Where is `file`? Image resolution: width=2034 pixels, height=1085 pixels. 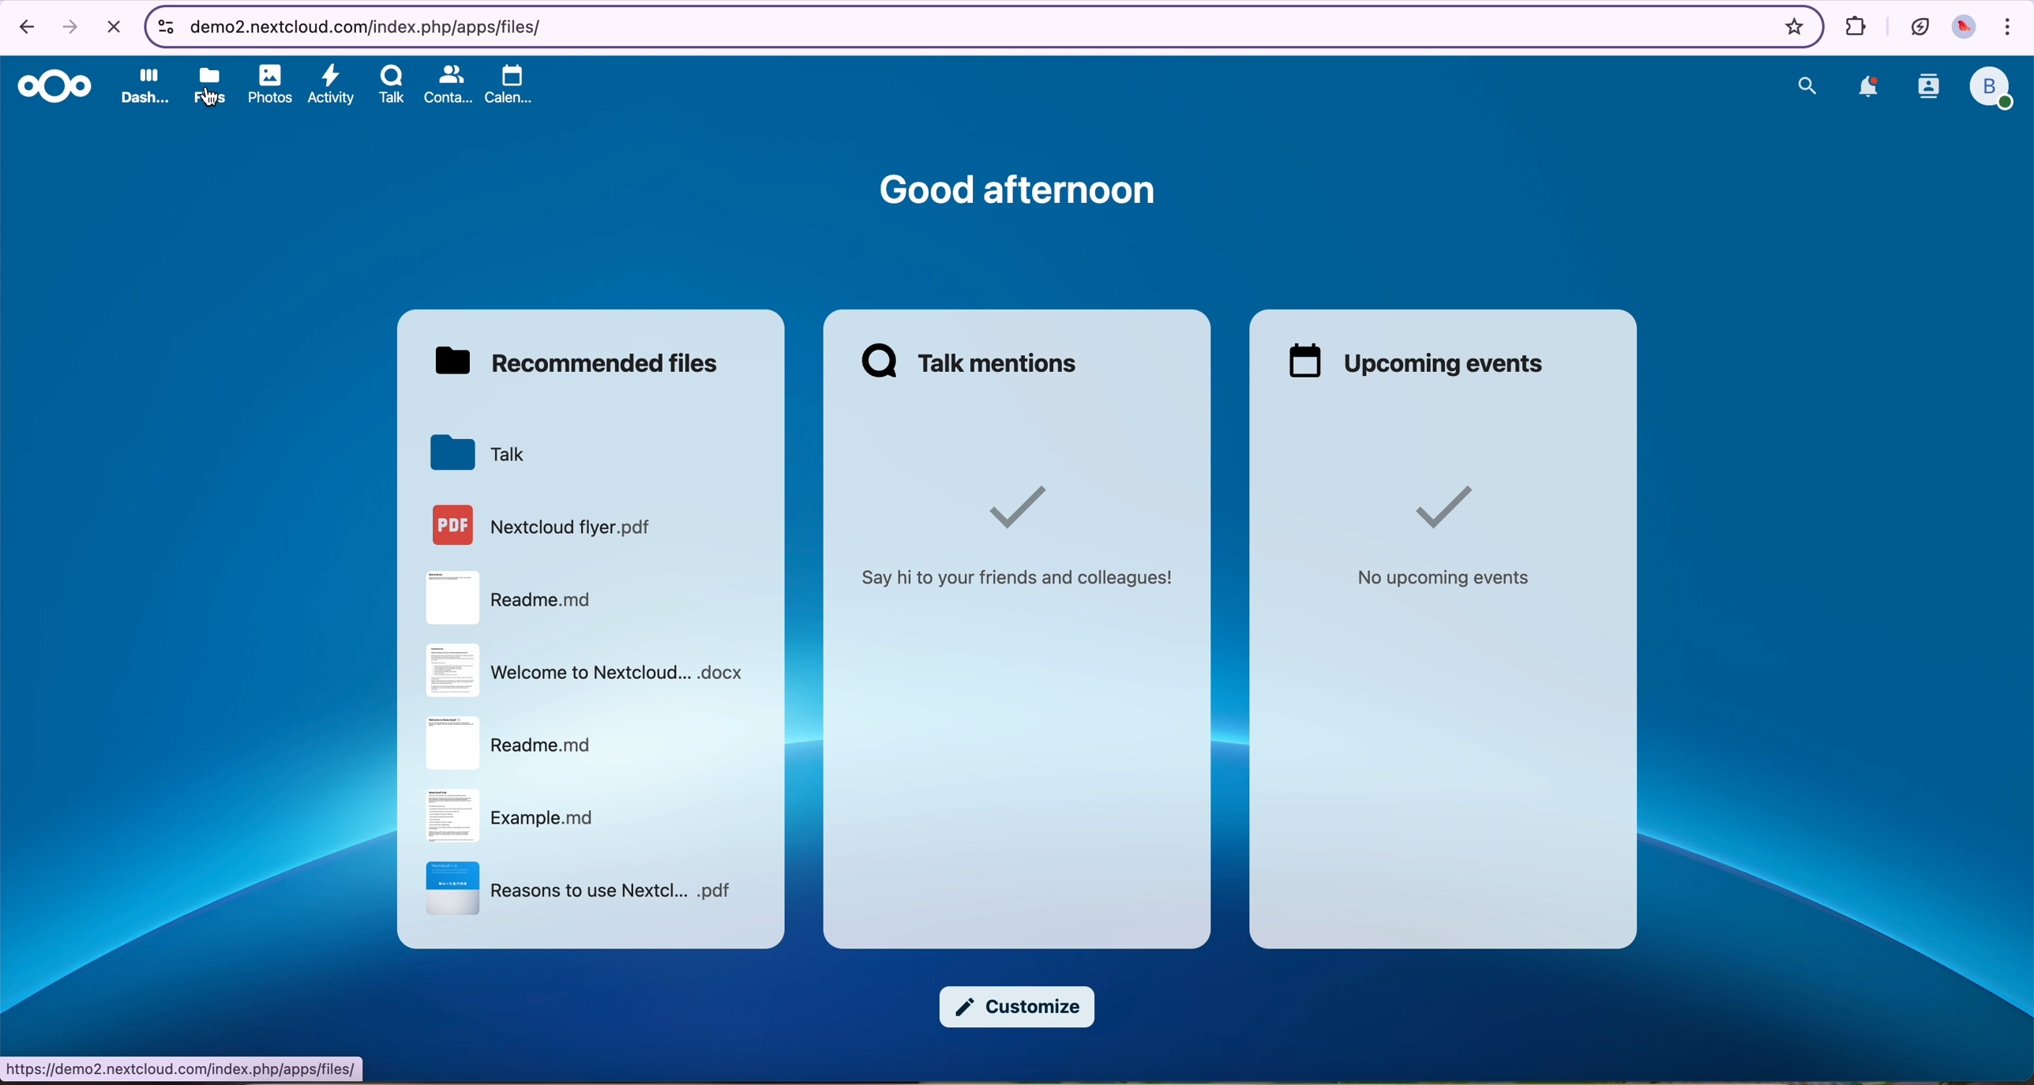
file is located at coordinates (517, 815).